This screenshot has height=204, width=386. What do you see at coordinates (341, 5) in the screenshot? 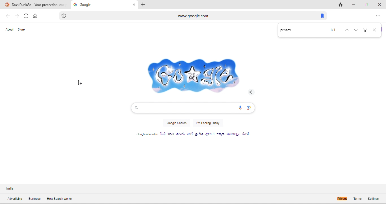
I see `track tab` at bounding box center [341, 5].